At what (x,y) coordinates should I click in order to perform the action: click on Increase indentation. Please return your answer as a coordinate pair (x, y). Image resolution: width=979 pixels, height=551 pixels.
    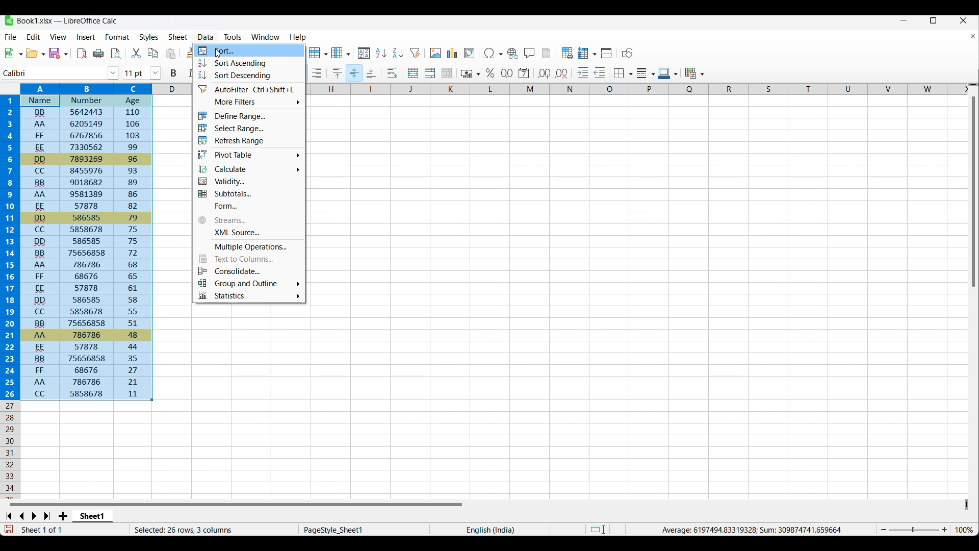
    Looking at the image, I should click on (583, 72).